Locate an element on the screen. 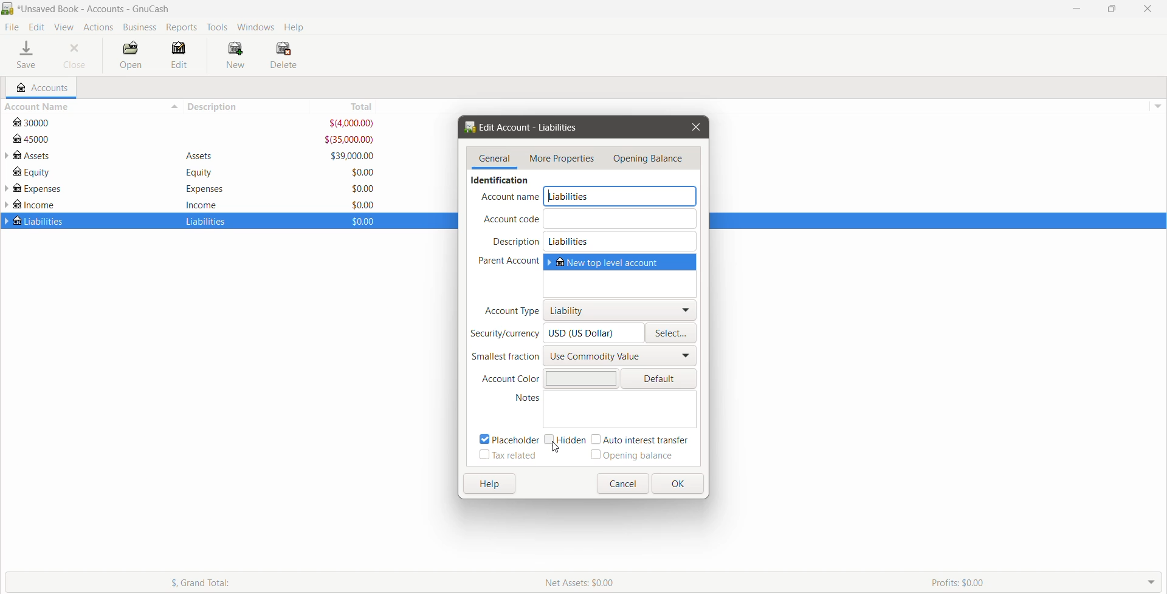 Image resolution: width=1167 pixels, height=594 pixels. Account name is located at coordinates (510, 197).